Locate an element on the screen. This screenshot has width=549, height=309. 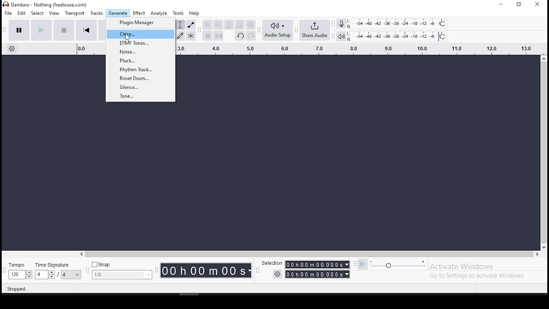
cursor is located at coordinates (129, 39).